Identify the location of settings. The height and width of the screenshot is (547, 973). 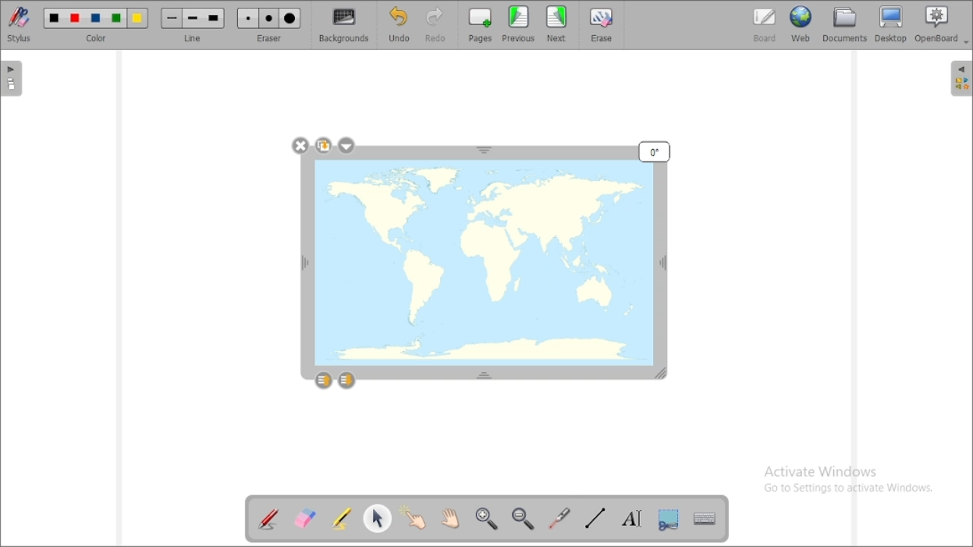
(346, 146).